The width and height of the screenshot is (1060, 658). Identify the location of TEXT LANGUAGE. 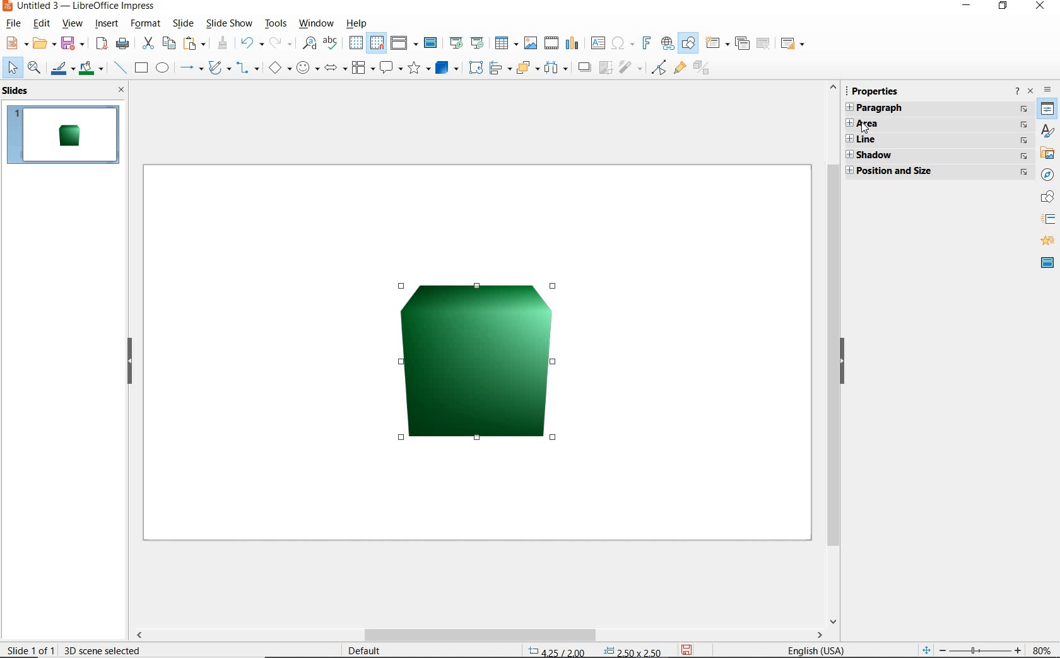
(818, 649).